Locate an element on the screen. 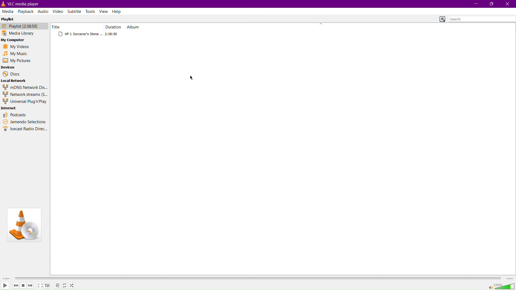 Image resolution: width=516 pixels, height=290 pixels. VLC Logo is located at coordinates (24, 224).